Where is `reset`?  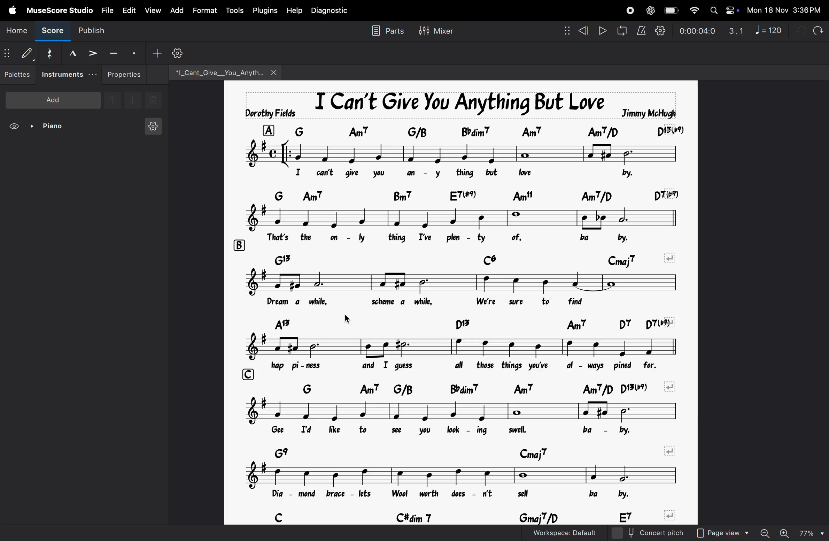
reset is located at coordinates (51, 53).